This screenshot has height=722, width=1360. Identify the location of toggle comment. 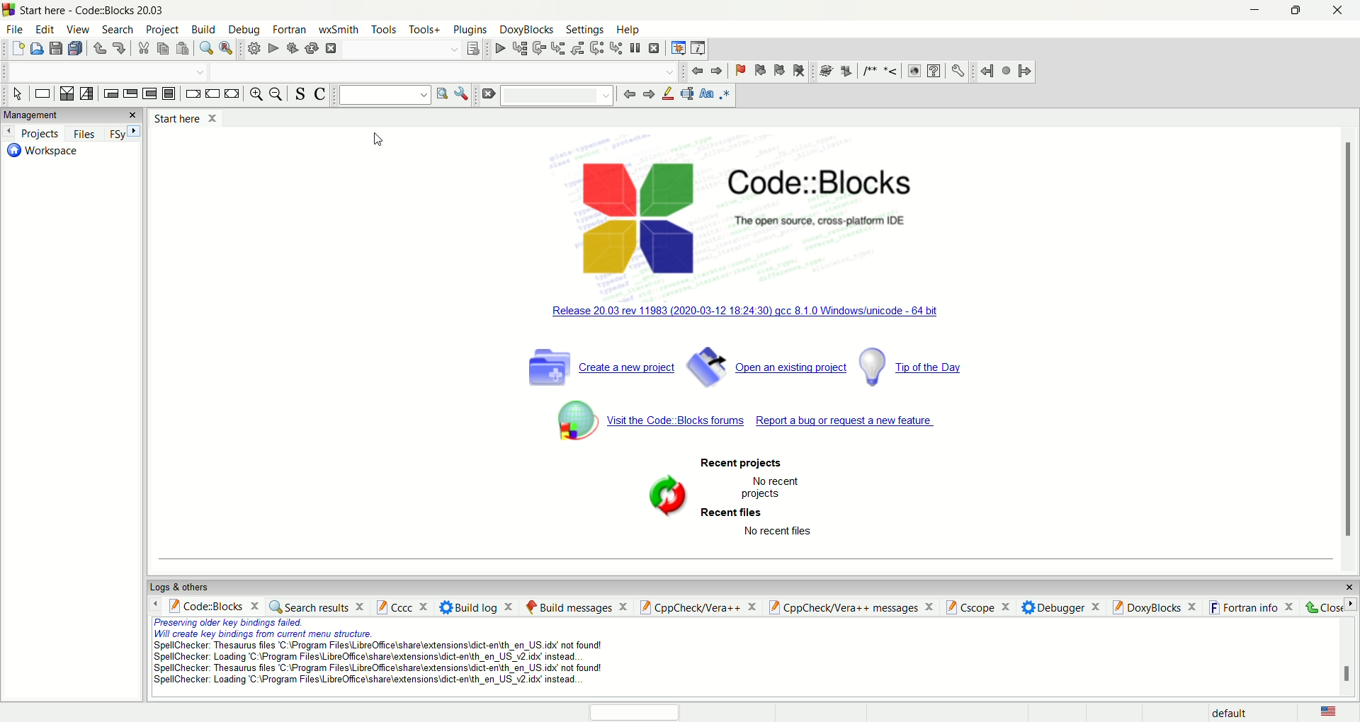
(319, 96).